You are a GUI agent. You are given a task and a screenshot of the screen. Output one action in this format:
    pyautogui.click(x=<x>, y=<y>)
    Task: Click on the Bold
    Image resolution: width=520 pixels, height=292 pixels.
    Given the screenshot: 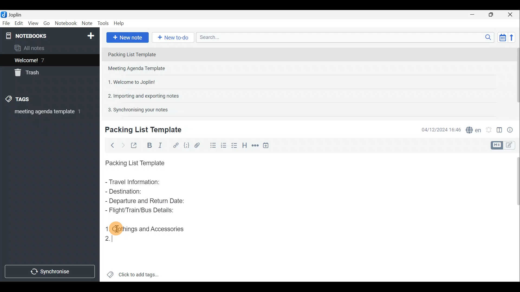 What is the action you would take?
    pyautogui.click(x=149, y=145)
    